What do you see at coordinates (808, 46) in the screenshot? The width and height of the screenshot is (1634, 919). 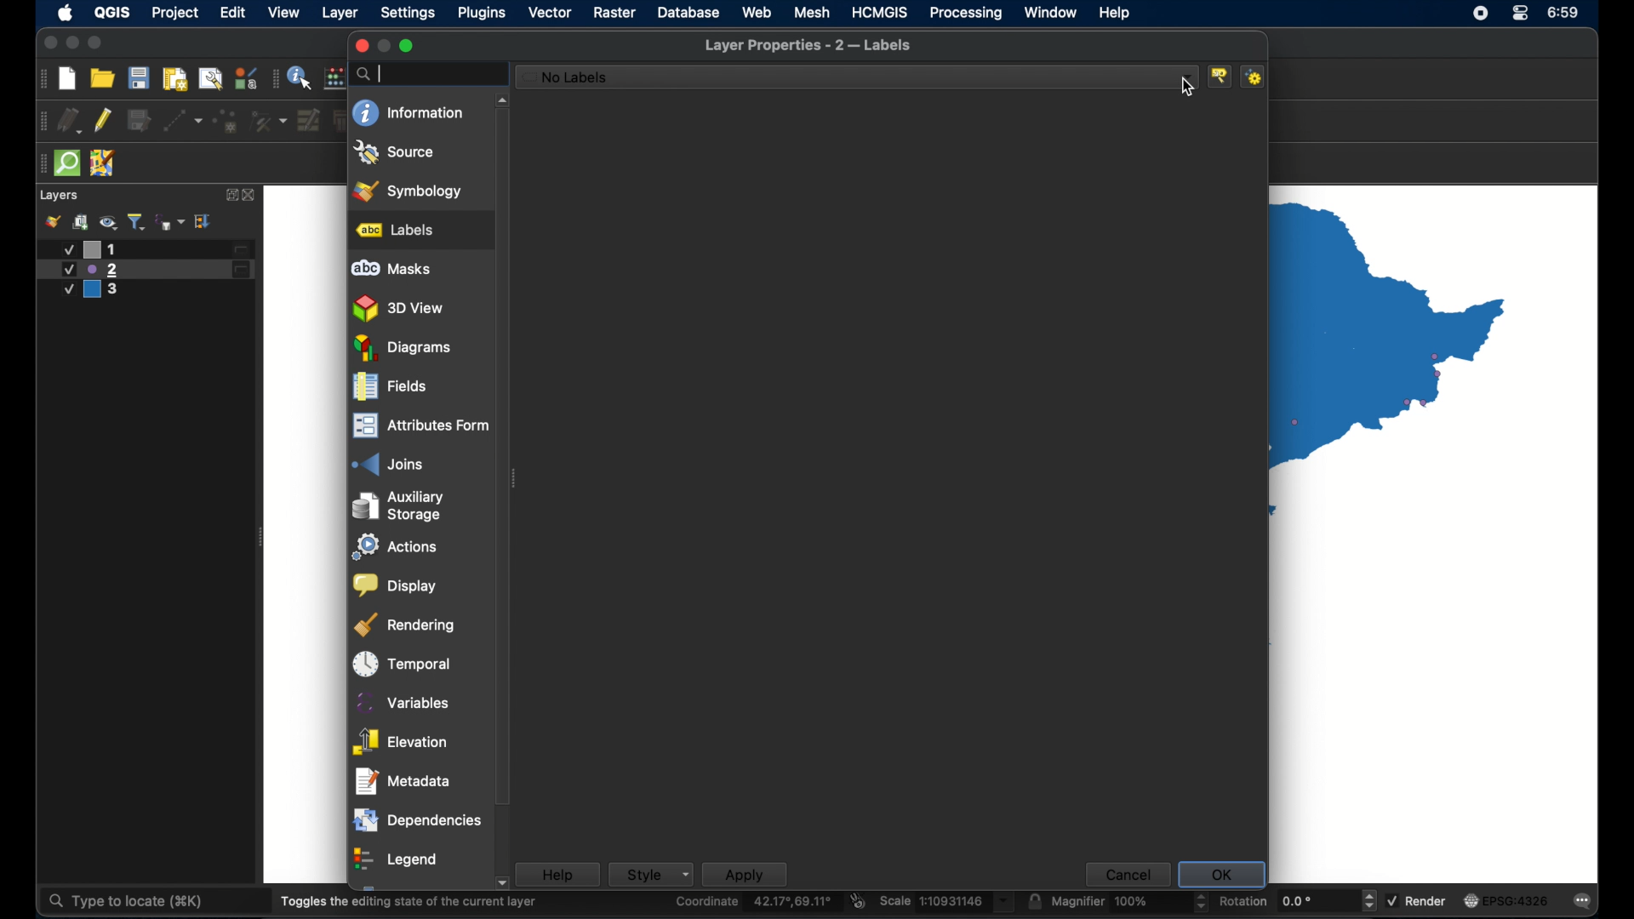 I see `layer proeprties - 2 labels` at bounding box center [808, 46].